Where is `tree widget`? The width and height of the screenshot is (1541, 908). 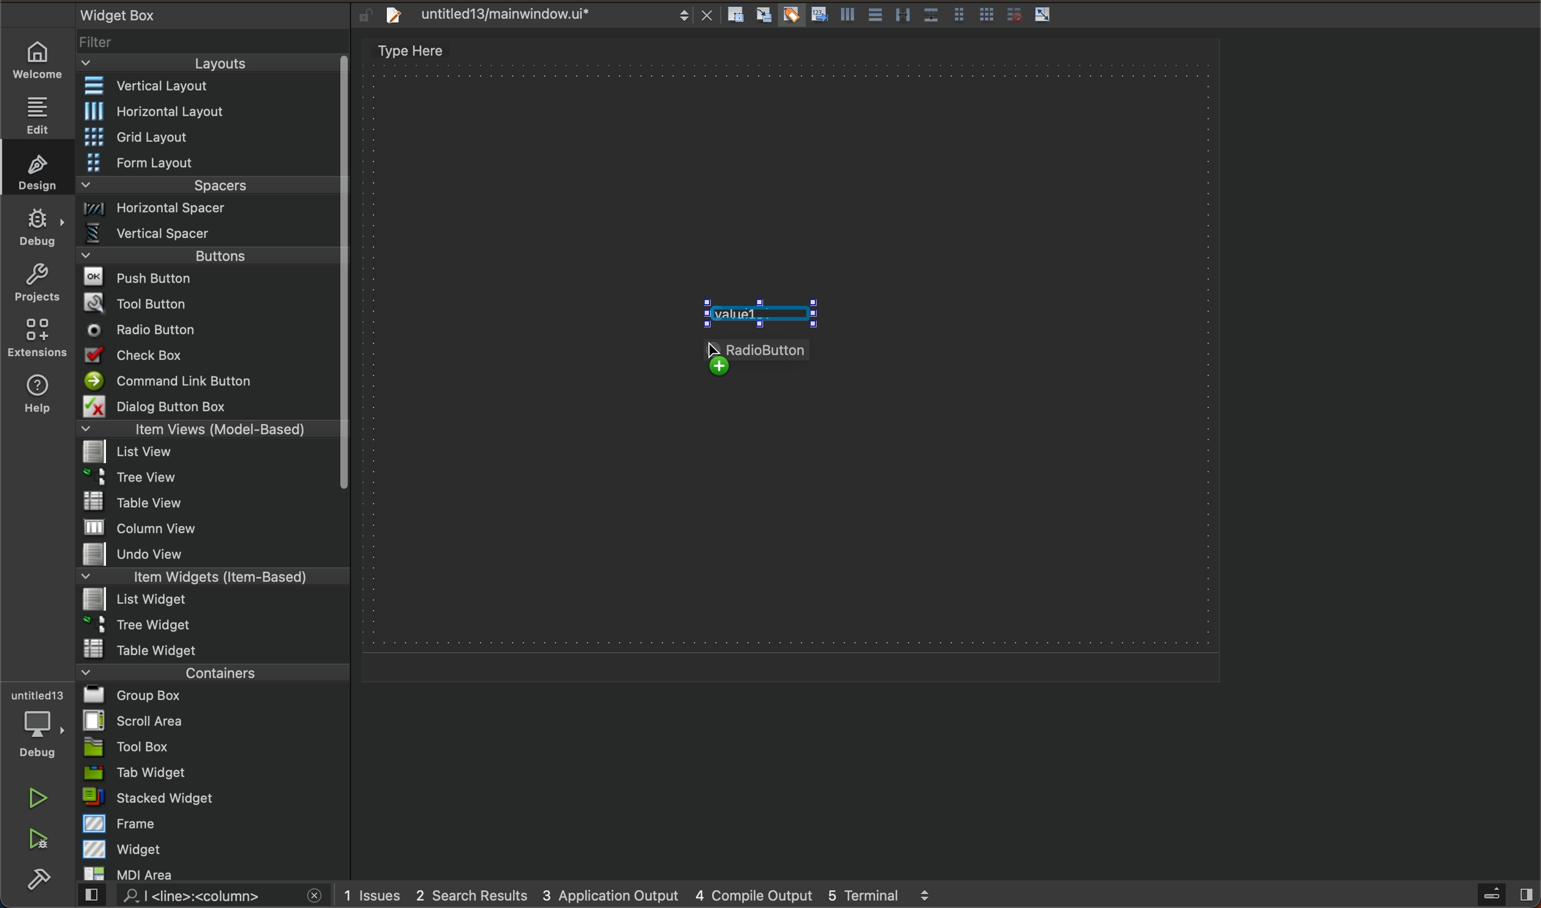 tree widget is located at coordinates (214, 626).